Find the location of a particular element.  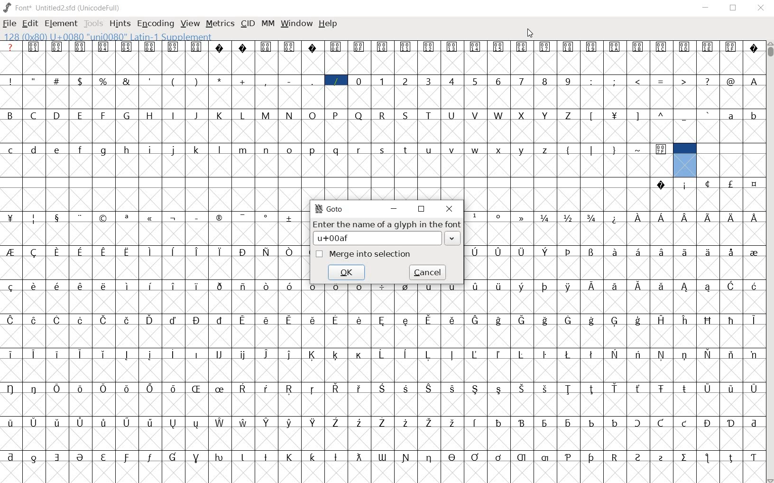

; is located at coordinates (615, 81).